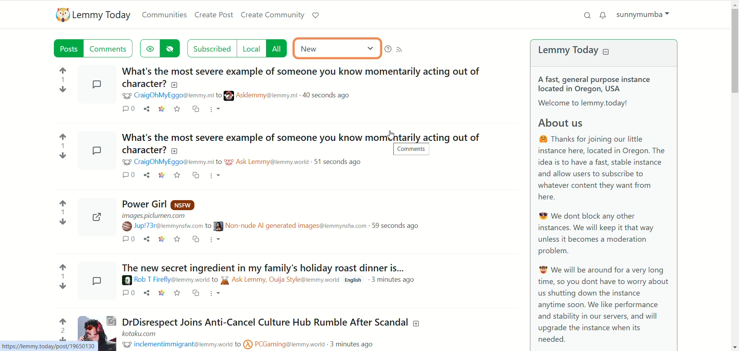 The width and height of the screenshot is (739, 351). Describe the element at coordinates (126, 174) in the screenshot. I see `comment` at that location.